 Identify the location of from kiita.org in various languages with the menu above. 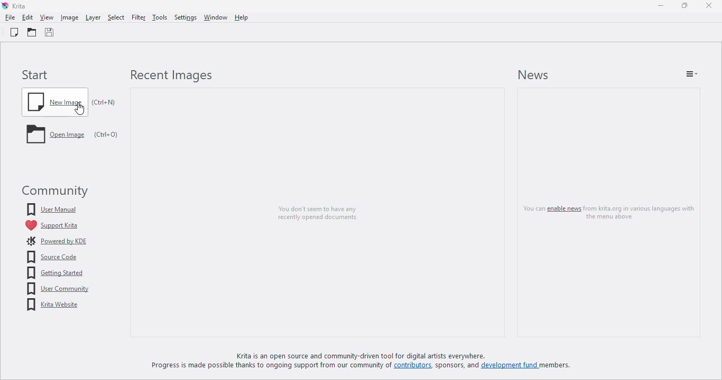
(642, 212).